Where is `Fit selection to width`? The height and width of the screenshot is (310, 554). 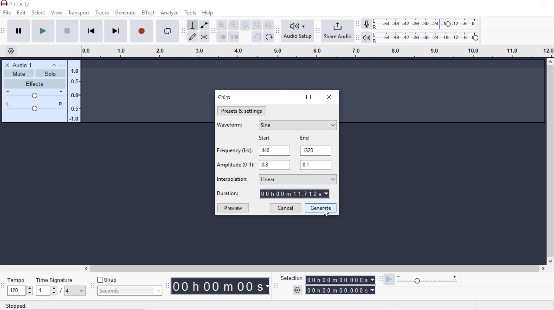
Fit selection to width is located at coordinates (244, 26).